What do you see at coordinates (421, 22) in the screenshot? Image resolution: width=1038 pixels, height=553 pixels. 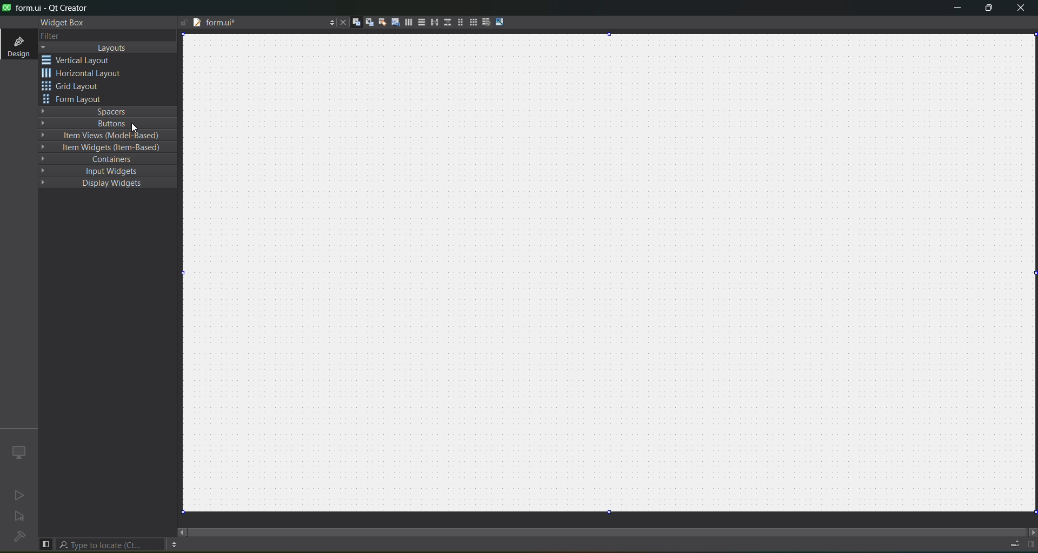 I see `vertical layout` at bounding box center [421, 22].